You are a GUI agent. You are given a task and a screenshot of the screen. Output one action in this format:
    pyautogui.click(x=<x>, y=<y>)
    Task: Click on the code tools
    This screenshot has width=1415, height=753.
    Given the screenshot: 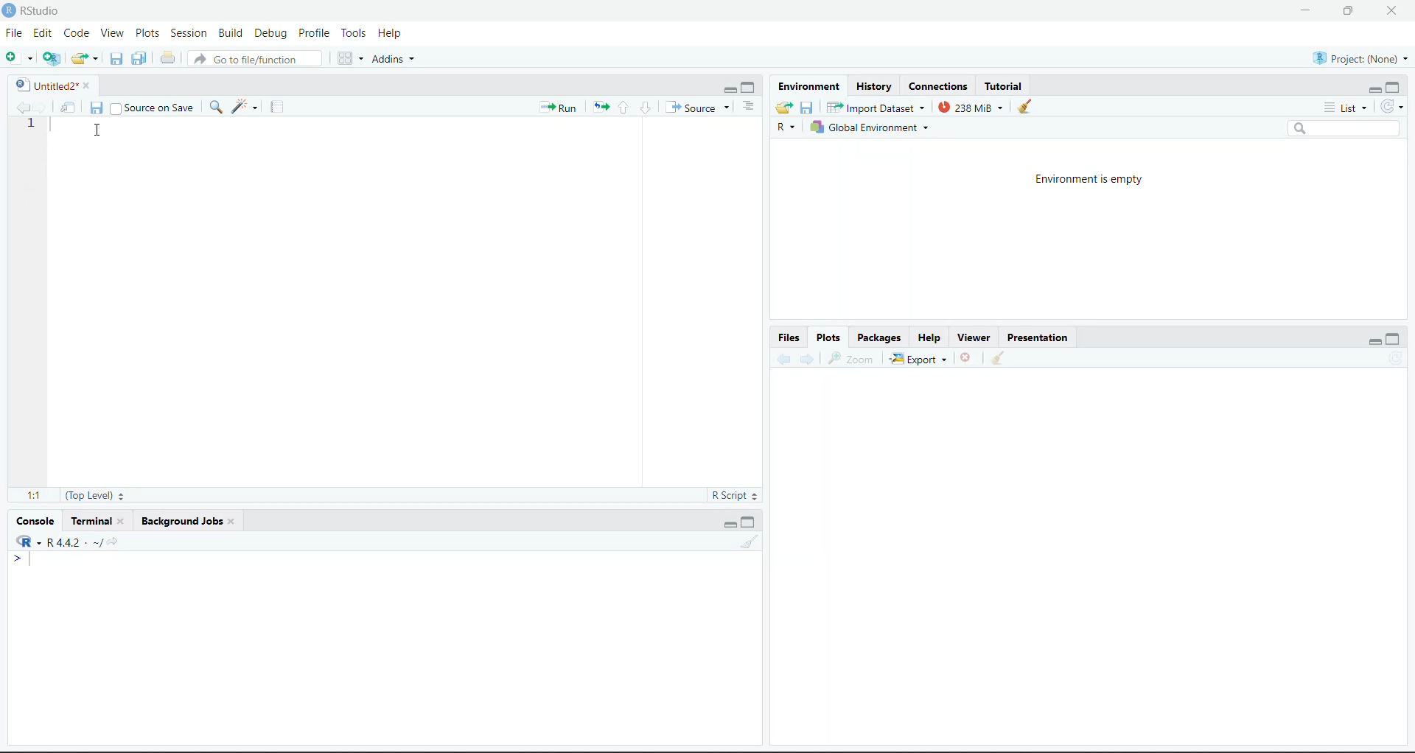 What is the action you would take?
    pyautogui.click(x=245, y=107)
    